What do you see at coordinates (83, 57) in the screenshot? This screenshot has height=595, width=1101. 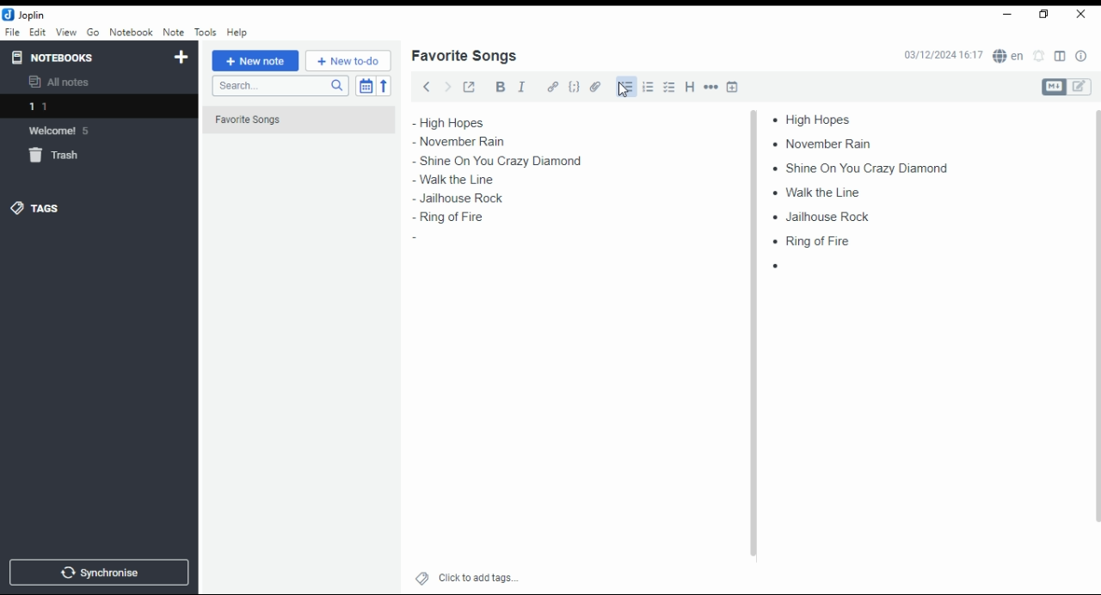 I see `notebooks` at bounding box center [83, 57].